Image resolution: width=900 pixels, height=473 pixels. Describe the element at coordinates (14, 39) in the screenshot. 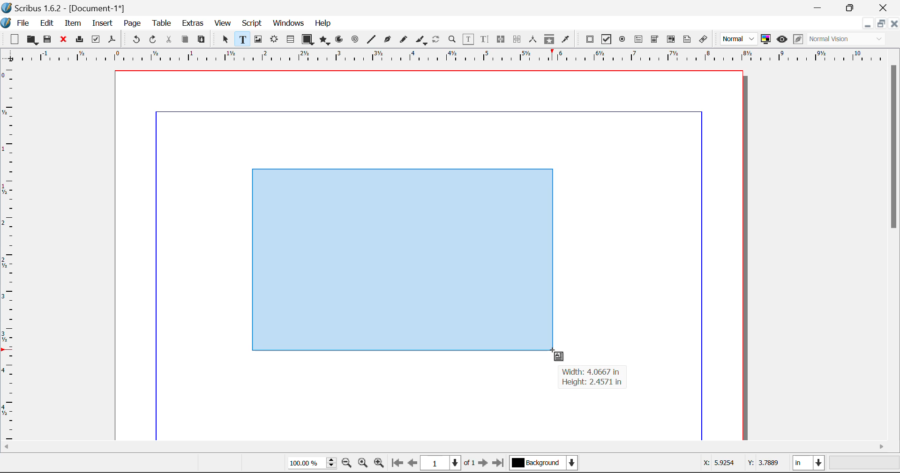

I see `New` at that location.